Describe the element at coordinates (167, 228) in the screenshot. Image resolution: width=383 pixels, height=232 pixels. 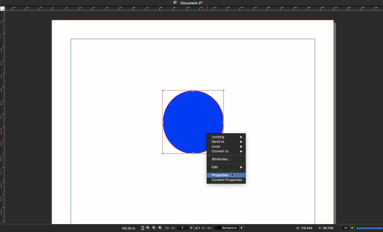
I see `First page` at that location.